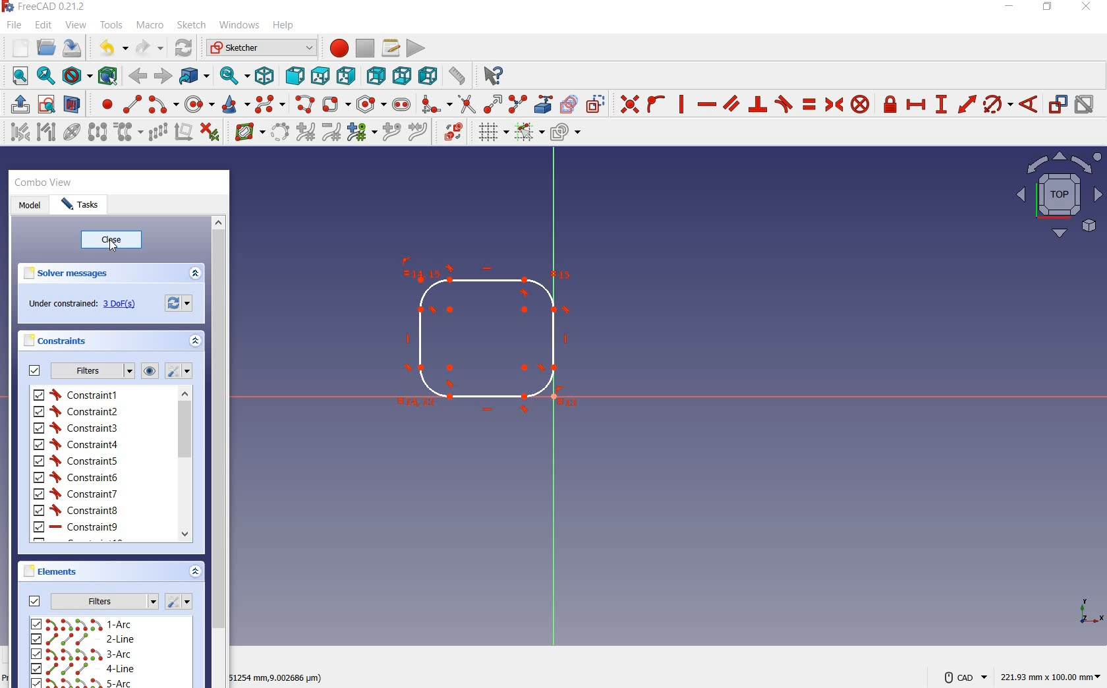  I want to click on draw style, so click(76, 75).